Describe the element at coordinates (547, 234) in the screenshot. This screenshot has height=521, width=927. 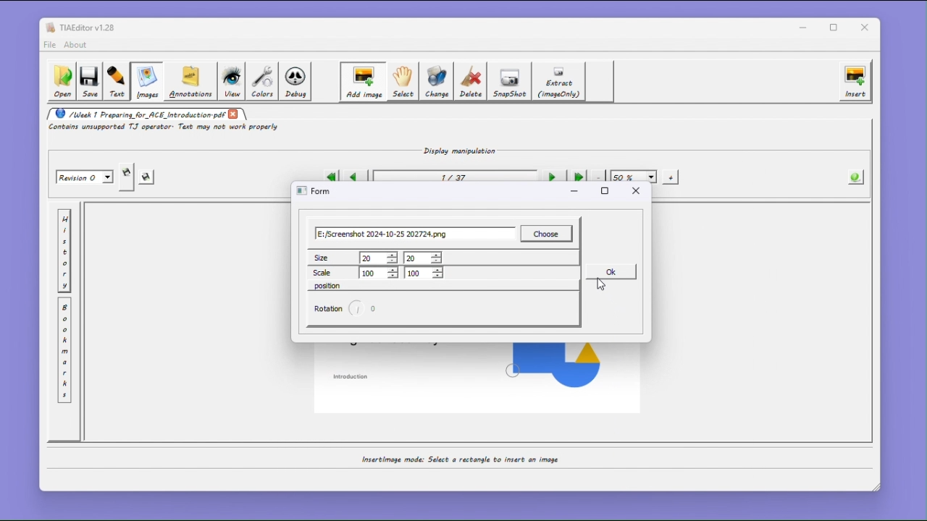
I see `choose` at that location.